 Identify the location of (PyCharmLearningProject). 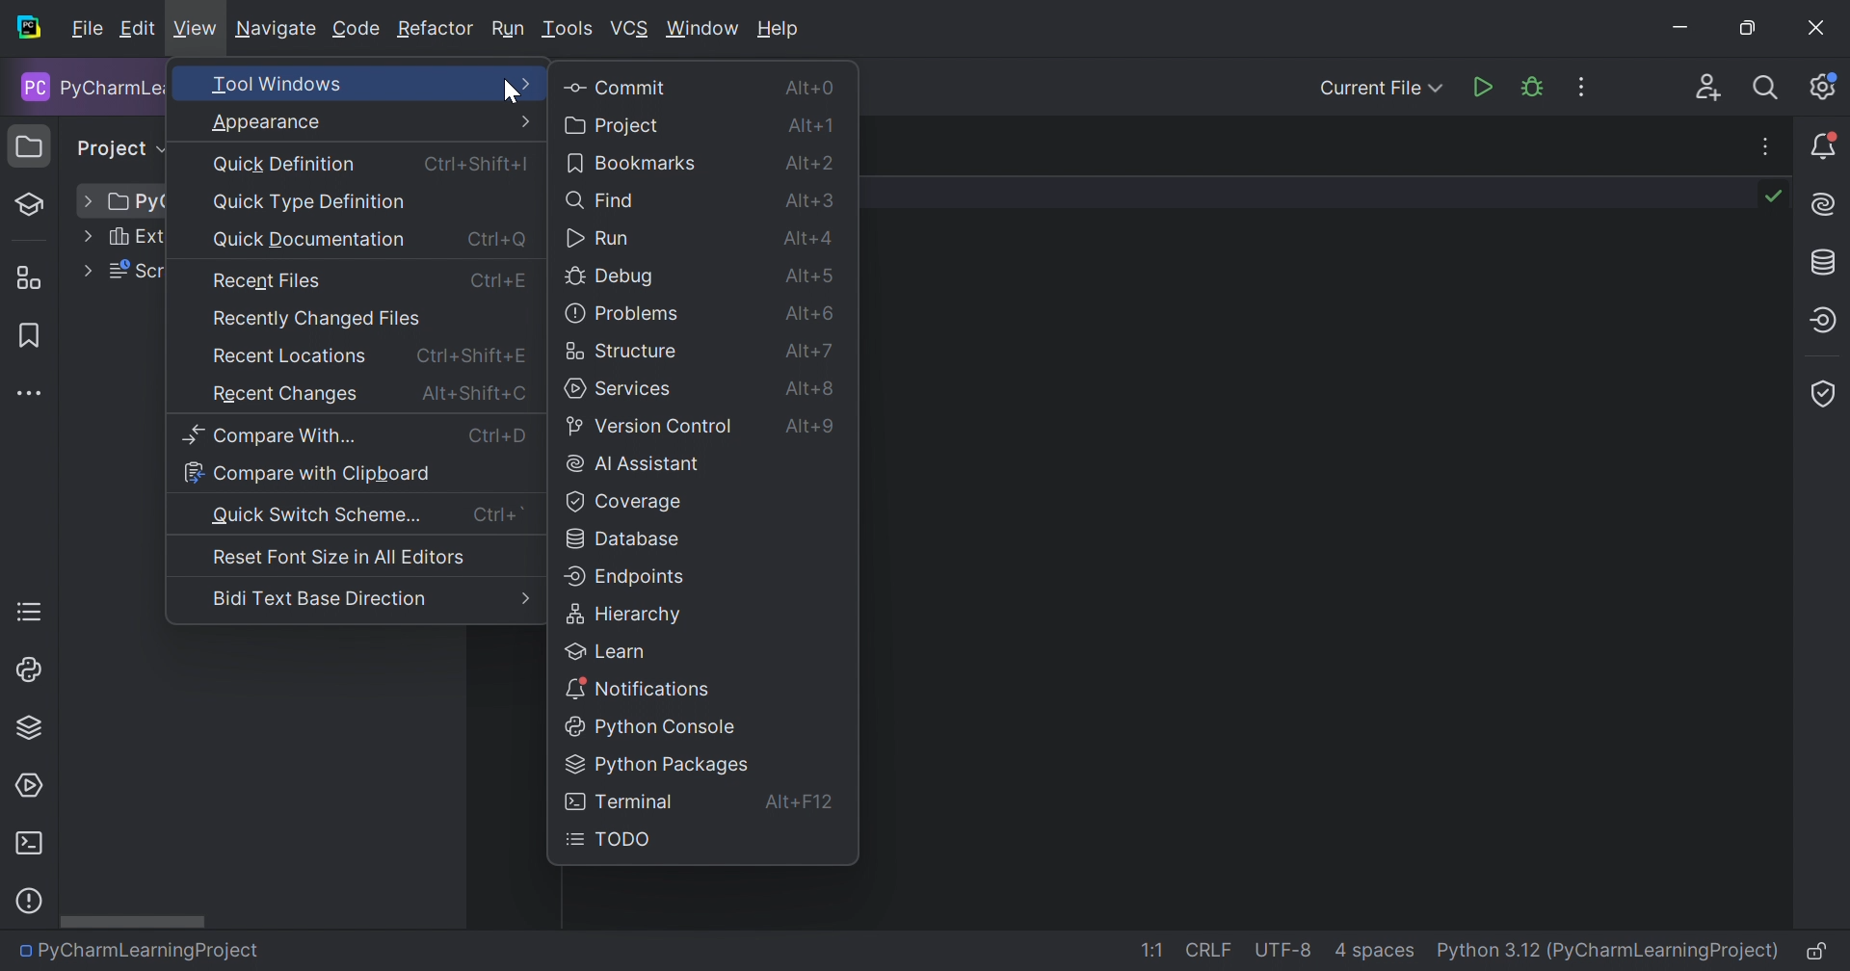
(1665, 951).